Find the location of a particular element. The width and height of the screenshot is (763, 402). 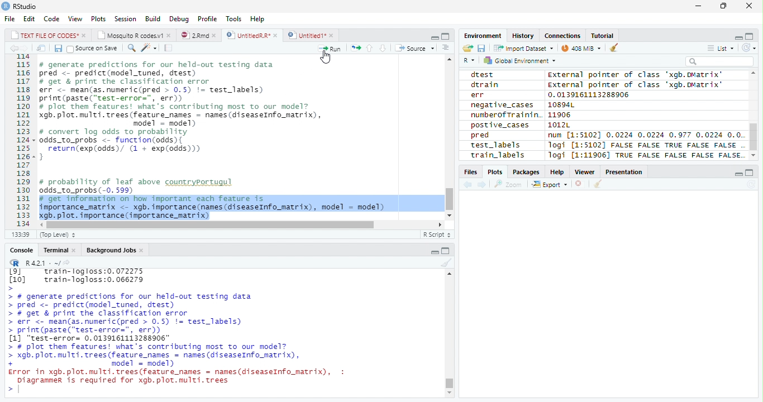

Scroll is located at coordinates (450, 137).